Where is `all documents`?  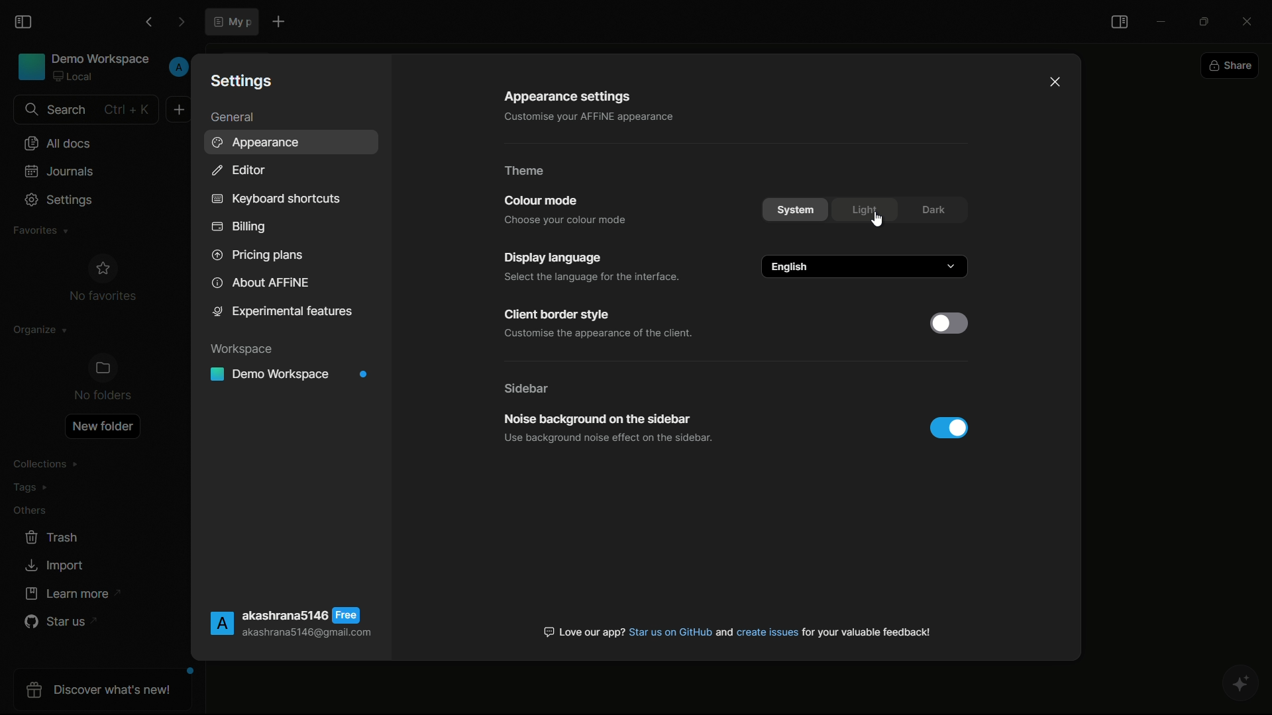 all documents is located at coordinates (56, 144).